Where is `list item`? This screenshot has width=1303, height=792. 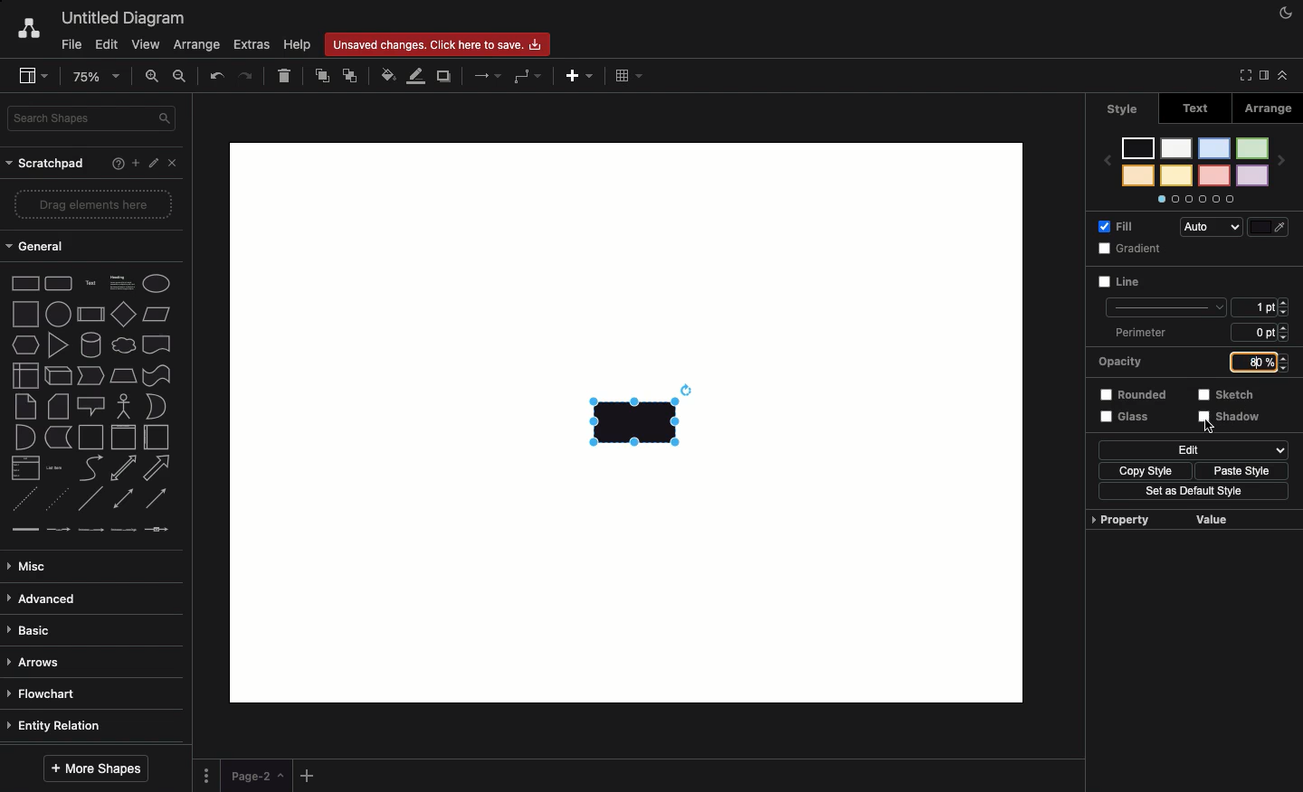 list item is located at coordinates (56, 467).